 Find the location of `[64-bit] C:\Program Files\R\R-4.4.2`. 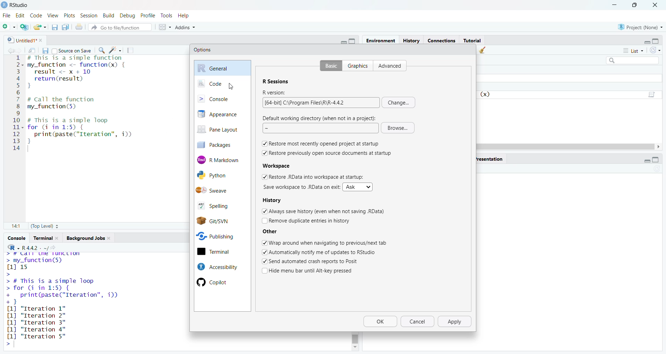

[64-bit] C:\Program Files\R\R-4.4.2 is located at coordinates (320, 103).